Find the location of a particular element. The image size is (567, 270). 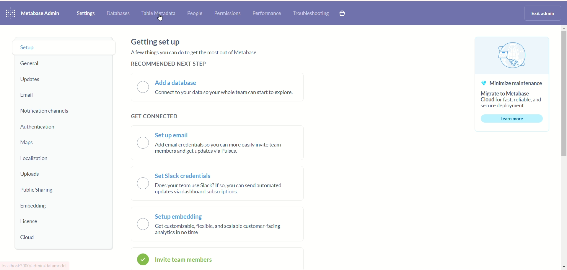

license is located at coordinates (32, 223).